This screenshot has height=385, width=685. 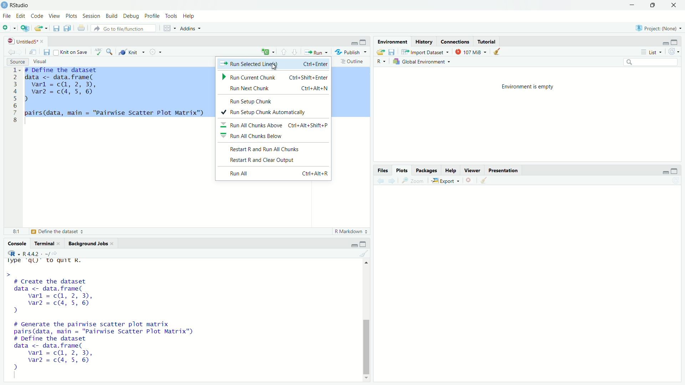 What do you see at coordinates (351, 232) in the screenshot?
I see `R Markdown` at bounding box center [351, 232].